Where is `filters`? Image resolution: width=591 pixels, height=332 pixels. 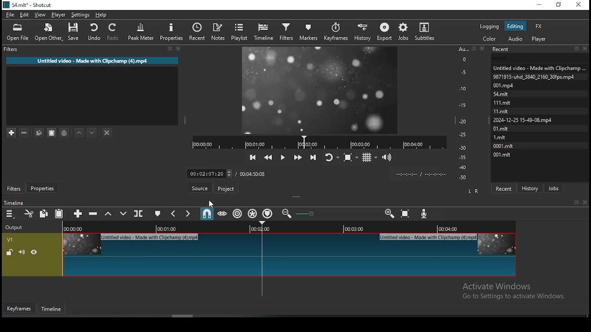
filters is located at coordinates (287, 29).